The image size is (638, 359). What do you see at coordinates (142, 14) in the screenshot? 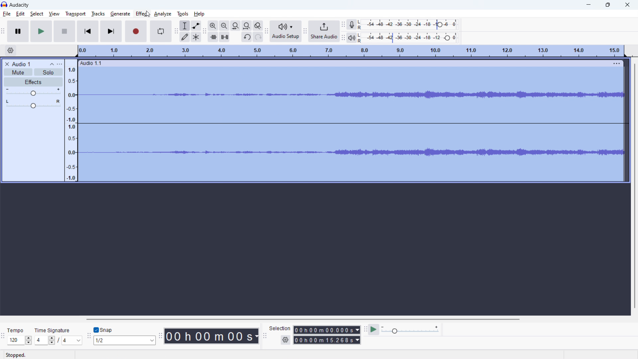
I see `effect` at bounding box center [142, 14].